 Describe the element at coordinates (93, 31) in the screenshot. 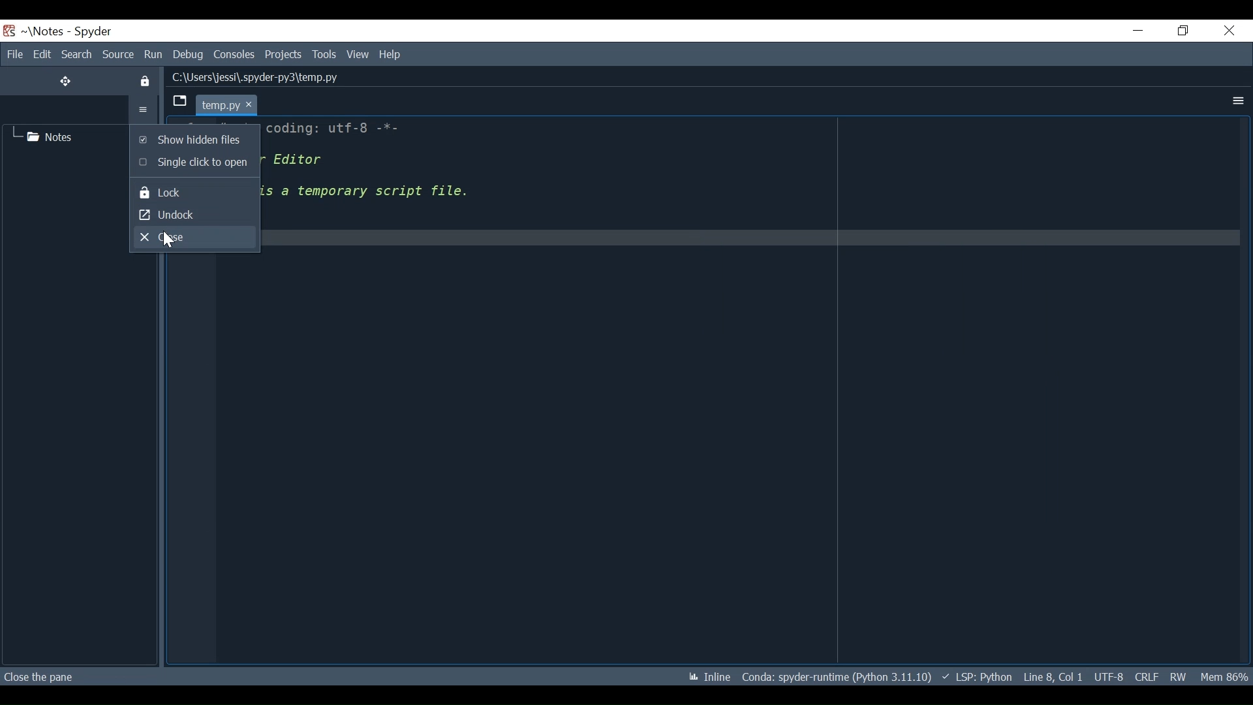

I see `Spyder` at that location.